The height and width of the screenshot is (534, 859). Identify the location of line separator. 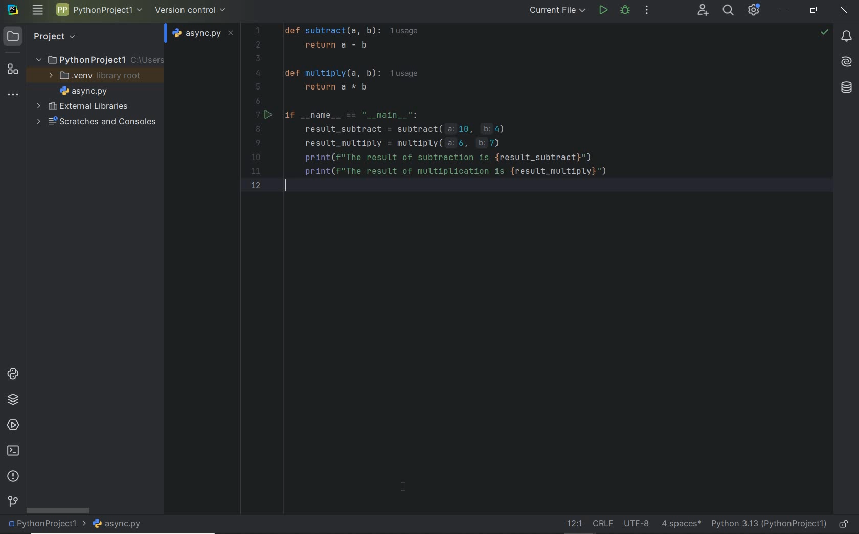
(604, 522).